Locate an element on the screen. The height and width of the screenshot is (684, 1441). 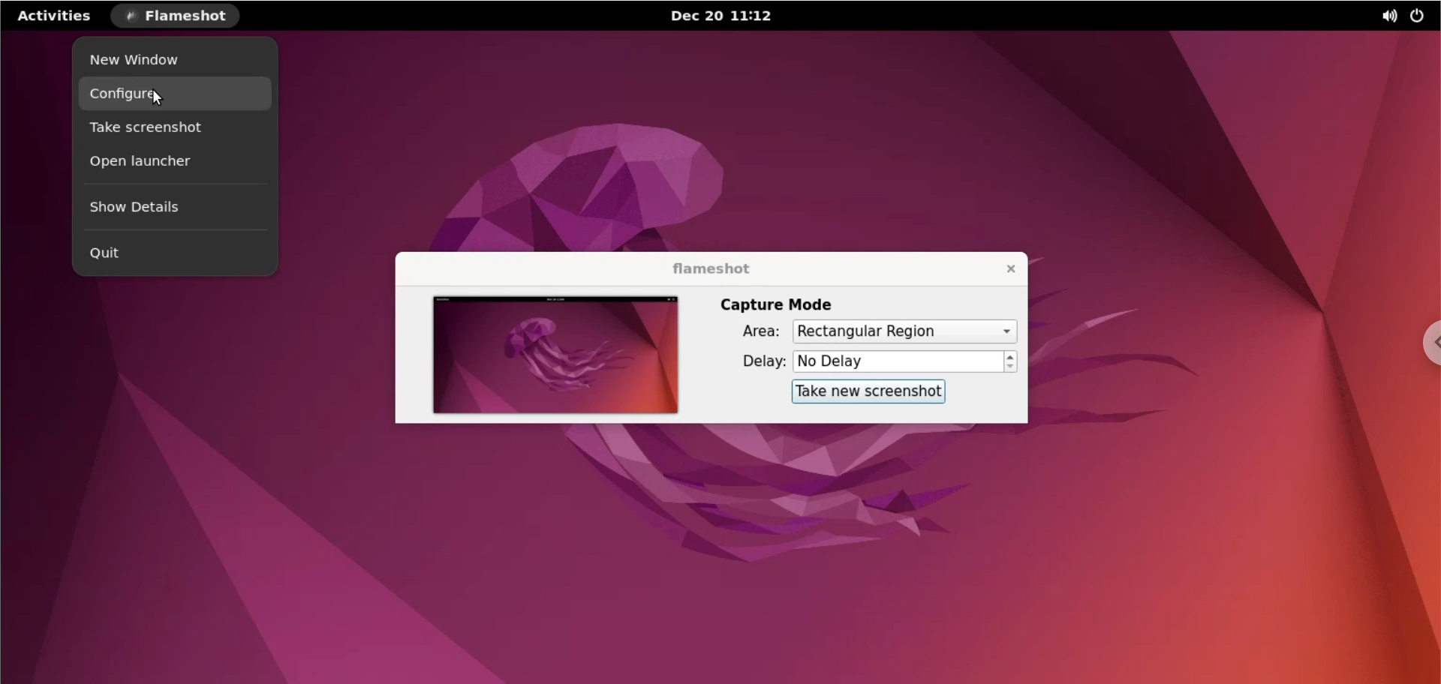
area options is located at coordinates (904, 331).